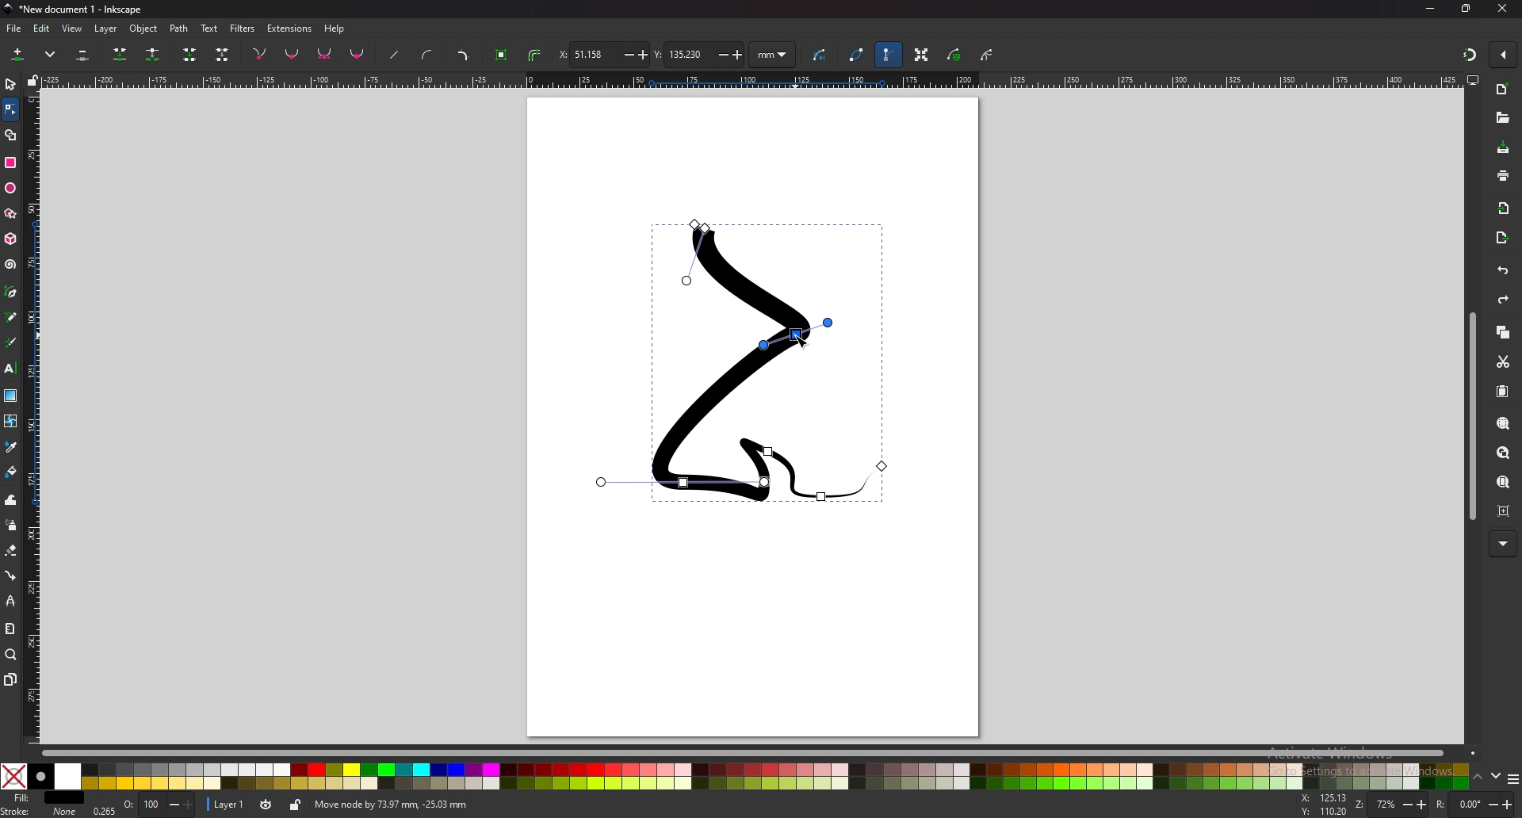 This screenshot has width=1522, height=818. Describe the element at coordinates (802, 341) in the screenshot. I see `cursor` at that location.